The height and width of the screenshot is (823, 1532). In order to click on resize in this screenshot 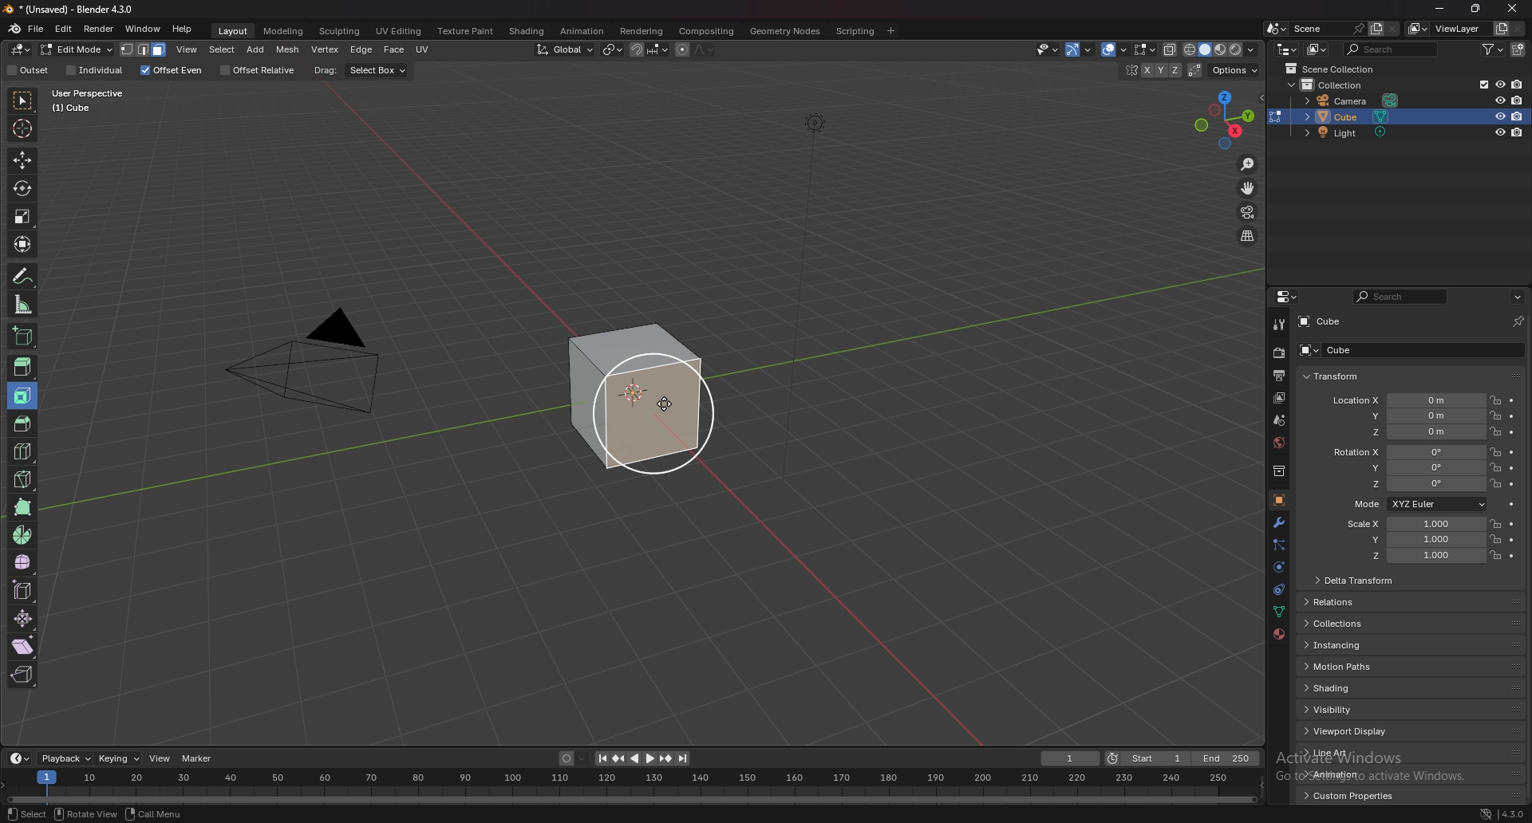, I will do `click(1475, 9)`.